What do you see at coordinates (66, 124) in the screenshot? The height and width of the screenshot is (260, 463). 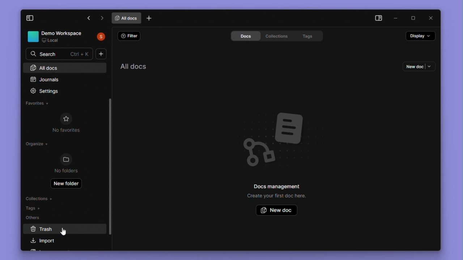 I see `No favourites` at bounding box center [66, 124].